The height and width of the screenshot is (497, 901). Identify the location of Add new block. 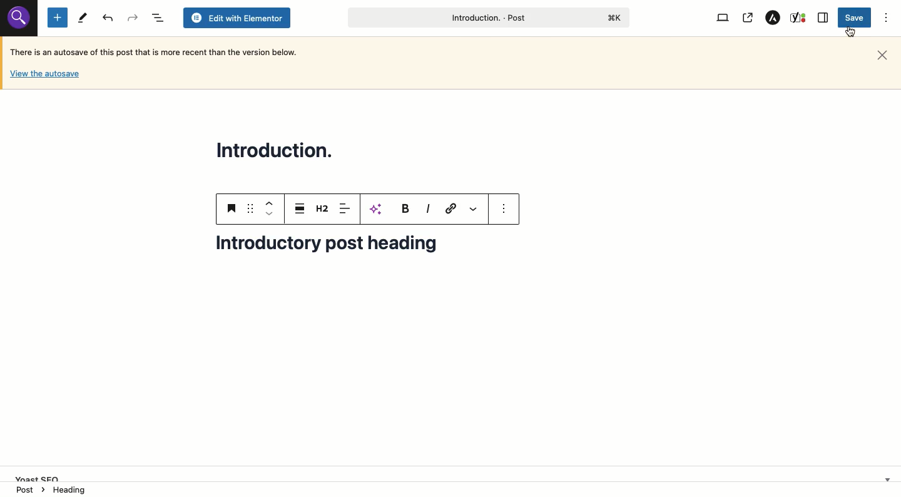
(58, 17).